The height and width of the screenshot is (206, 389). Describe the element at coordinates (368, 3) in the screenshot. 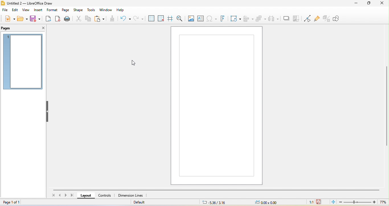

I see `maximize` at that location.